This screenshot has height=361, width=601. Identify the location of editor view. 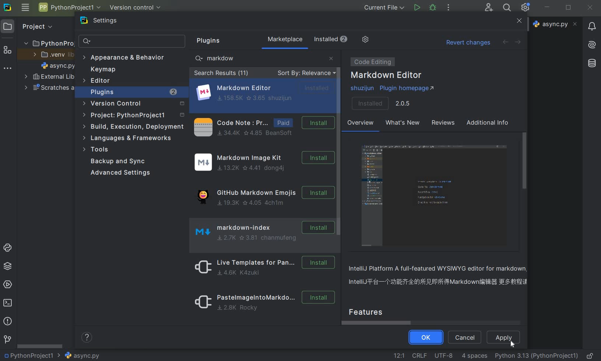
(436, 196).